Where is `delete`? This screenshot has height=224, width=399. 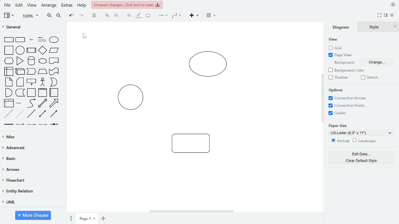
delete is located at coordinates (95, 16).